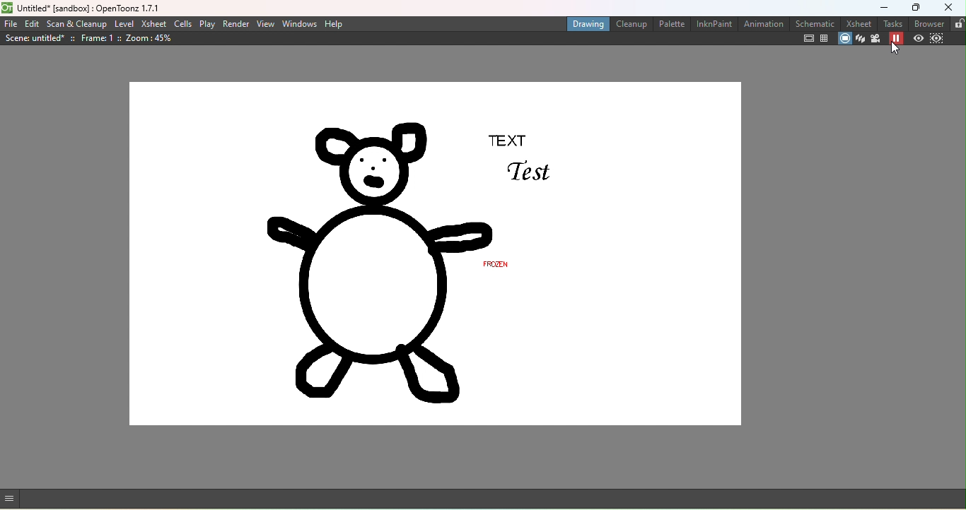 The width and height of the screenshot is (966, 510). What do you see at coordinates (896, 49) in the screenshot?
I see `cursor` at bounding box center [896, 49].